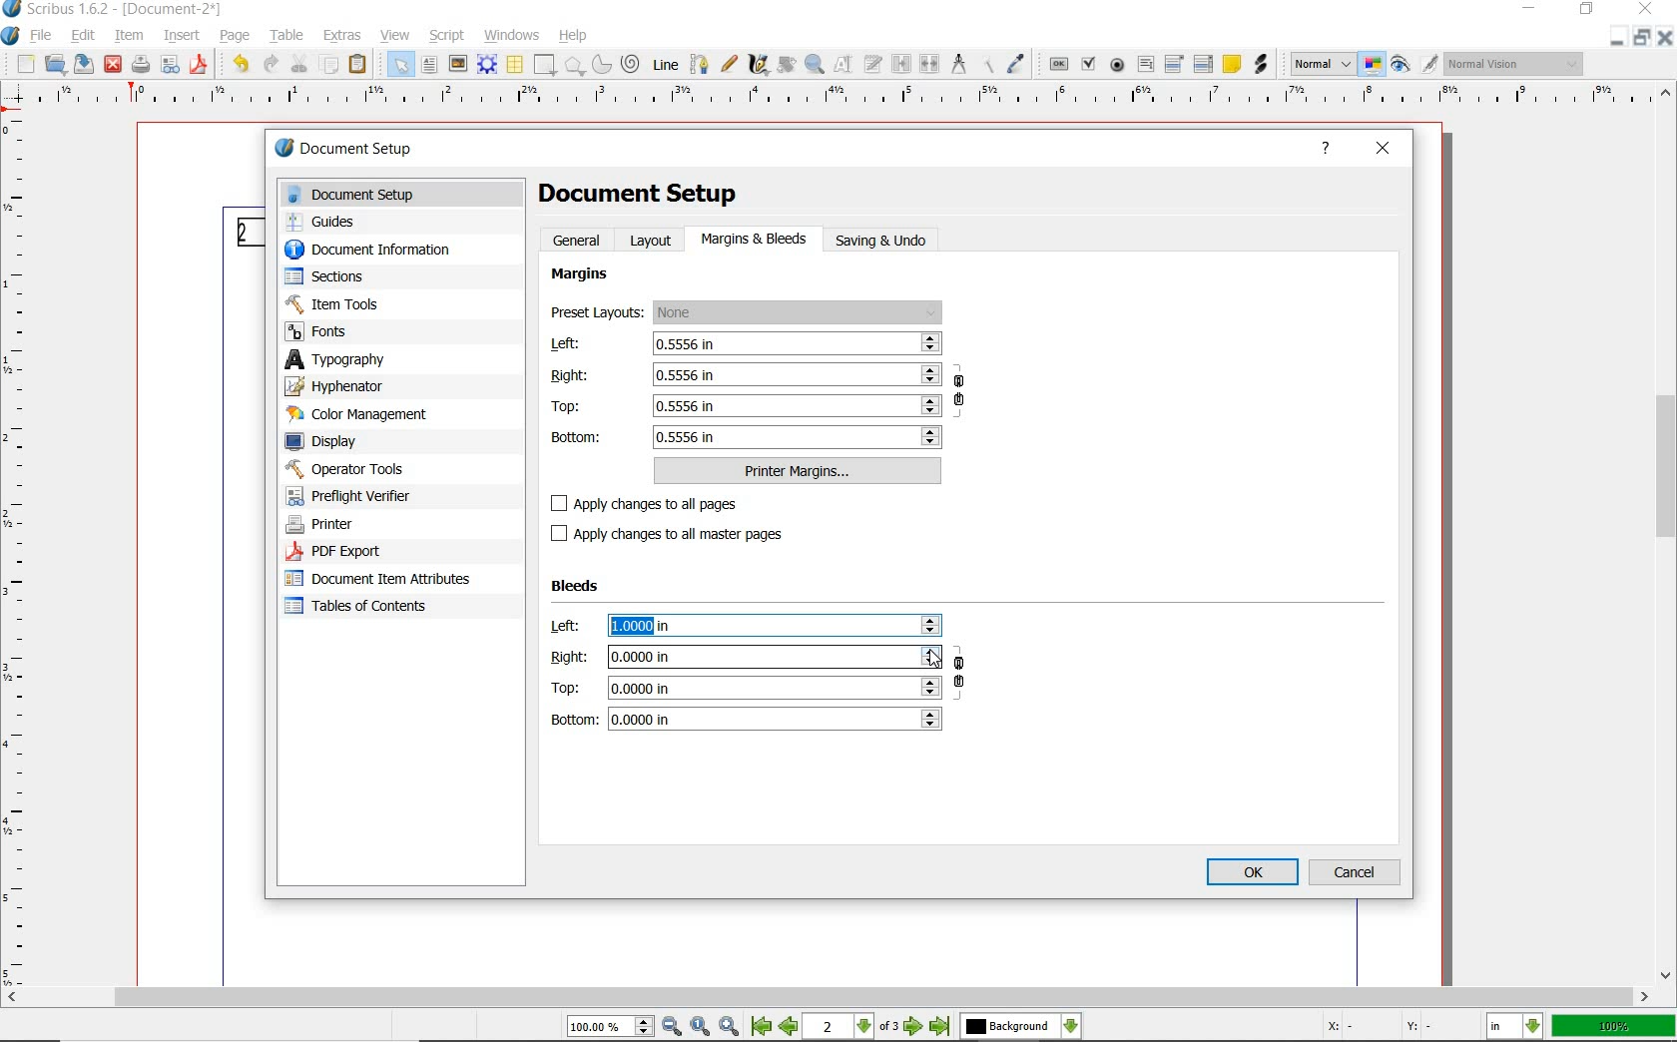 The width and height of the screenshot is (1677, 1042). What do you see at coordinates (873, 64) in the screenshot?
I see `edit text with story editor` at bounding box center [873, 64].